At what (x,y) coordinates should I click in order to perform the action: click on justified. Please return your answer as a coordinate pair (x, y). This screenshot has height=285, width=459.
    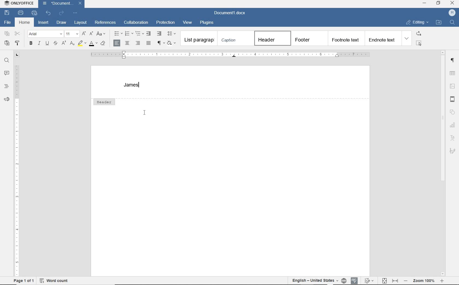
    Looking at the image, I should click on (149, 43).